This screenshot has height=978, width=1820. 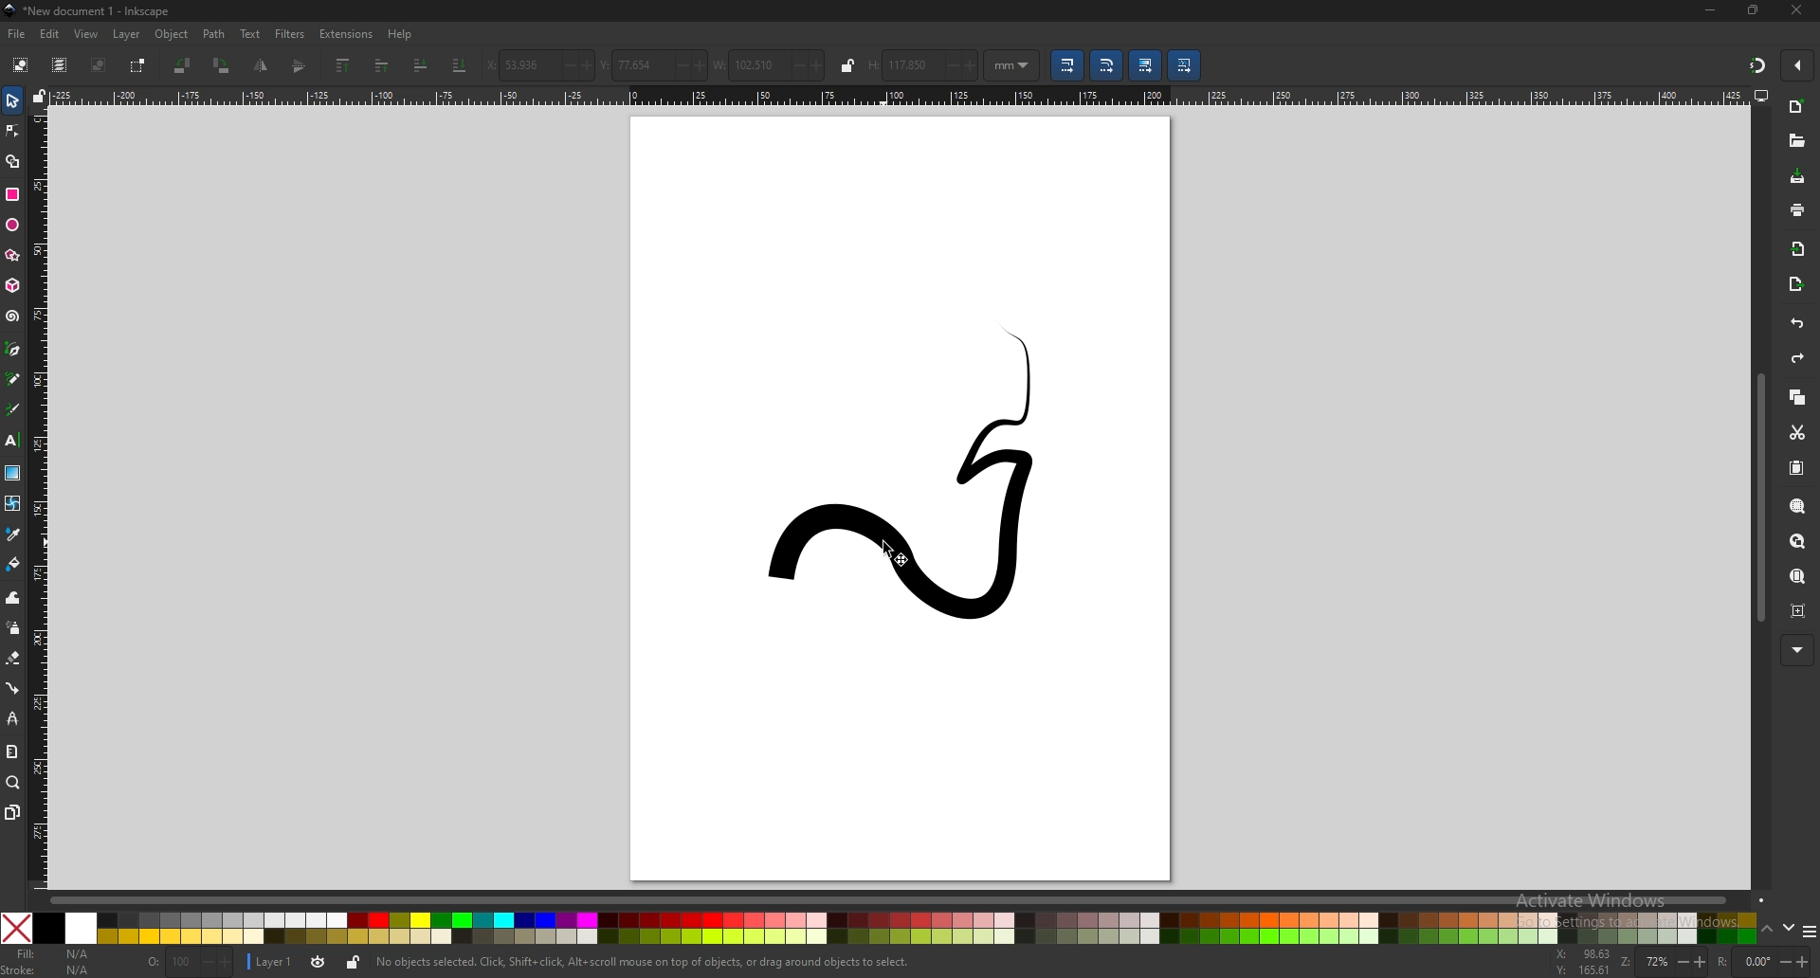 I want to click on display options, so click(x=1761, y=95).